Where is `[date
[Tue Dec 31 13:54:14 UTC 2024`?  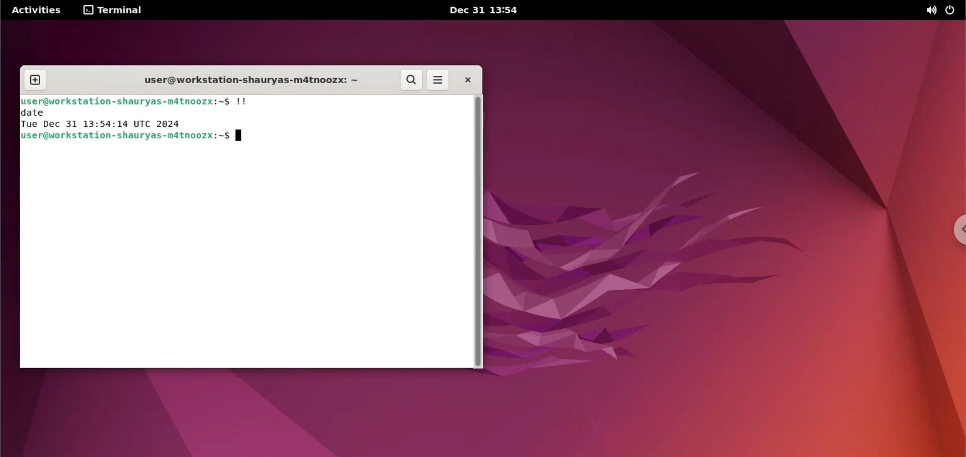
[date
[Tue Dec 31 13:54:14 UTC 2024 is located at coordinates (113, 119).